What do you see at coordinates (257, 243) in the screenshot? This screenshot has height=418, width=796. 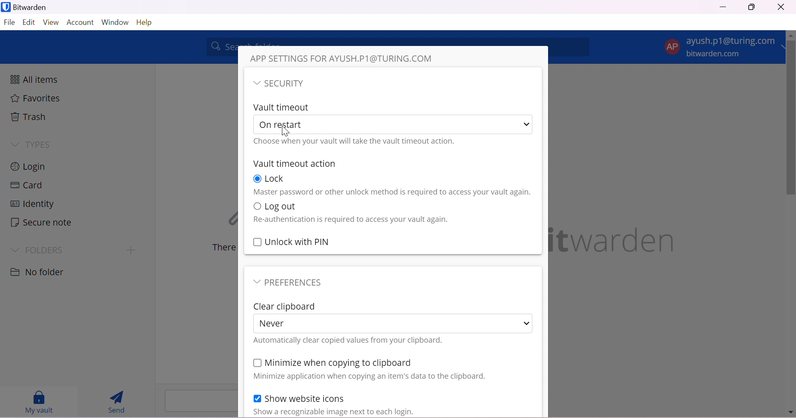 I see `Checkbox` at bounding box center [257, 243].